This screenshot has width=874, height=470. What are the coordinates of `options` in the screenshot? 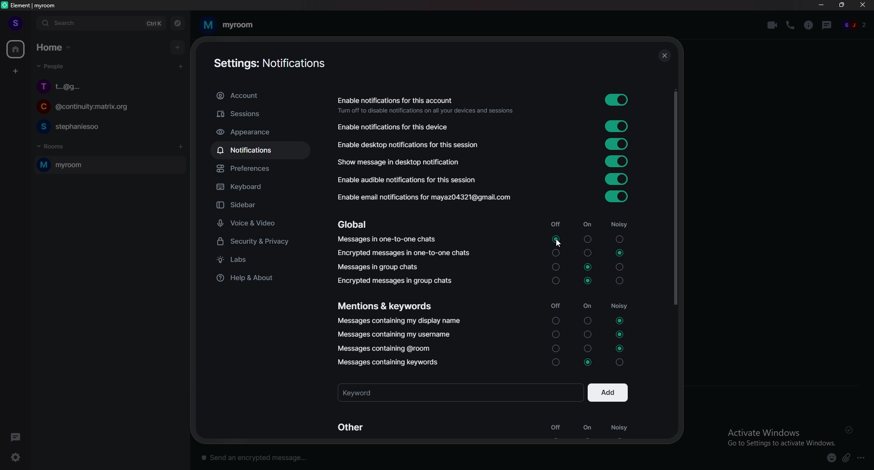 It's located at (863, 456).